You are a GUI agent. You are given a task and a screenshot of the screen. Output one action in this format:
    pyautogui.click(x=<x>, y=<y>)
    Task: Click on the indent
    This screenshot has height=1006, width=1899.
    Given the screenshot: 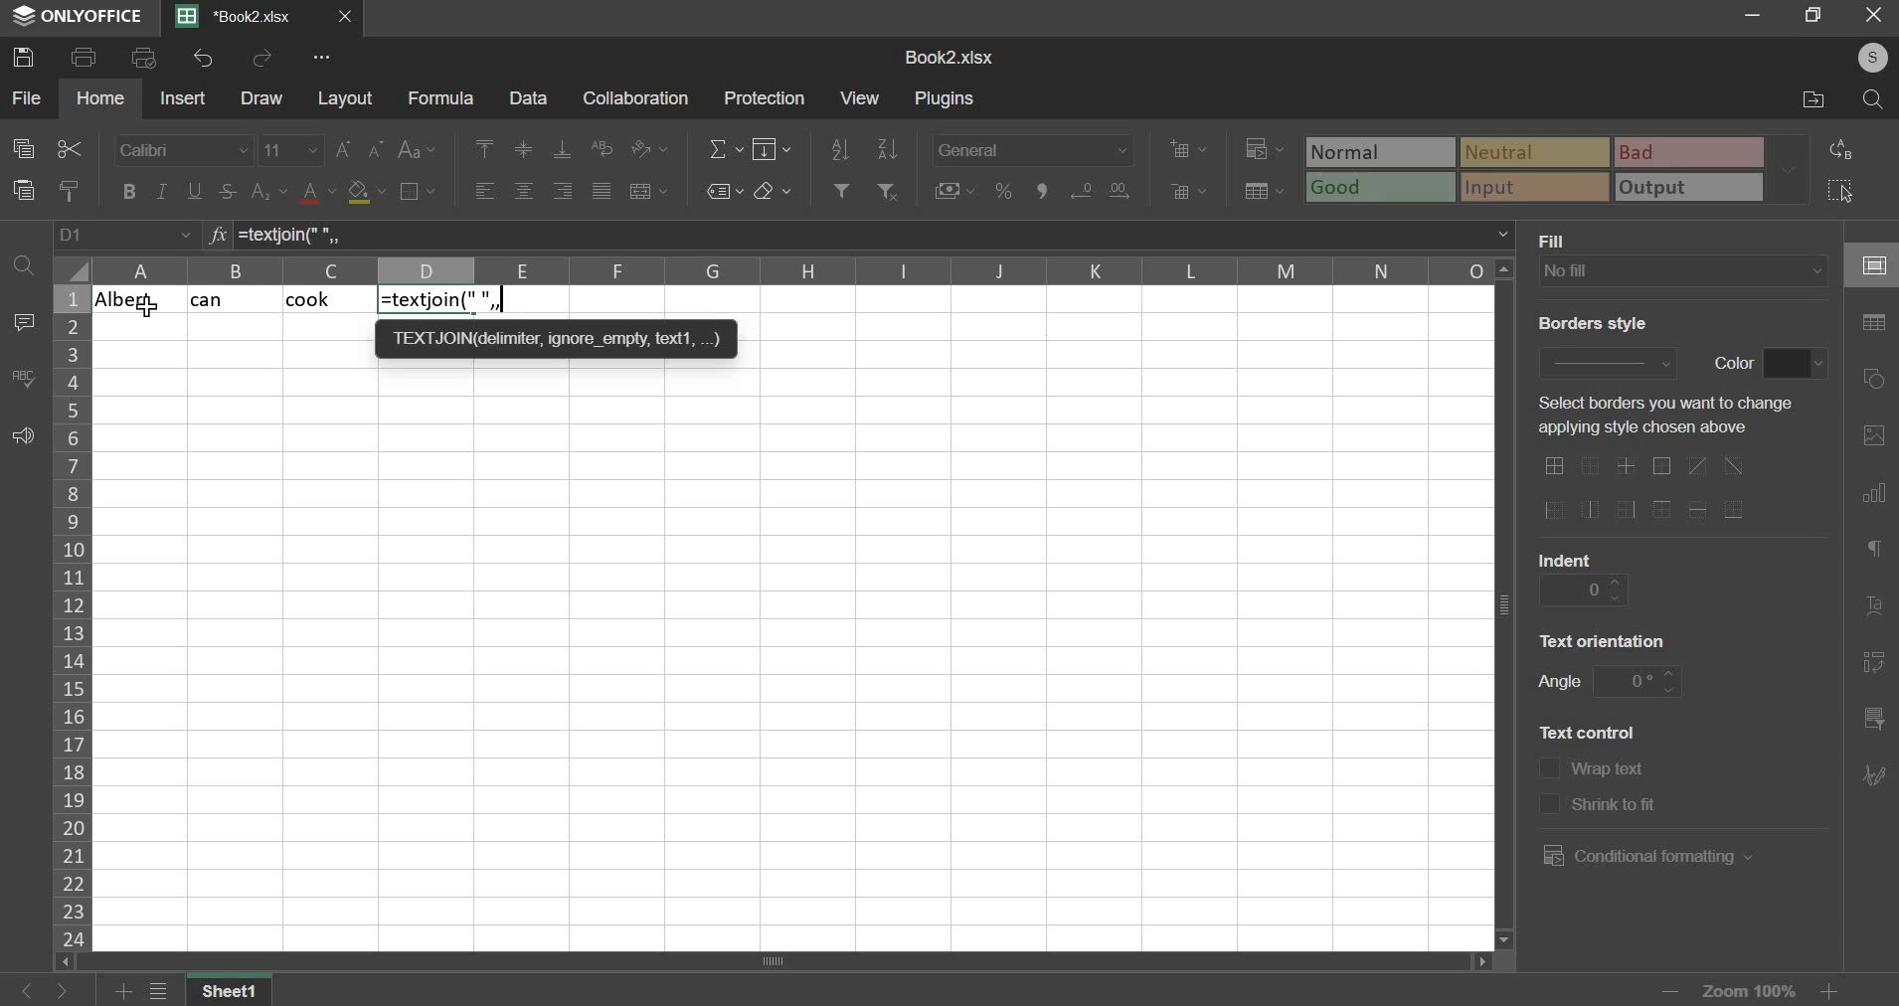 What is the action you would take?
    pyautogui.click(x=1584, y=589)
    